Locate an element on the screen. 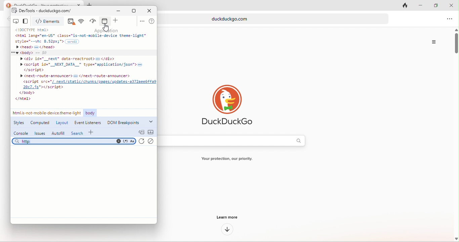  doc quick view is located at coordinates (141, 132).